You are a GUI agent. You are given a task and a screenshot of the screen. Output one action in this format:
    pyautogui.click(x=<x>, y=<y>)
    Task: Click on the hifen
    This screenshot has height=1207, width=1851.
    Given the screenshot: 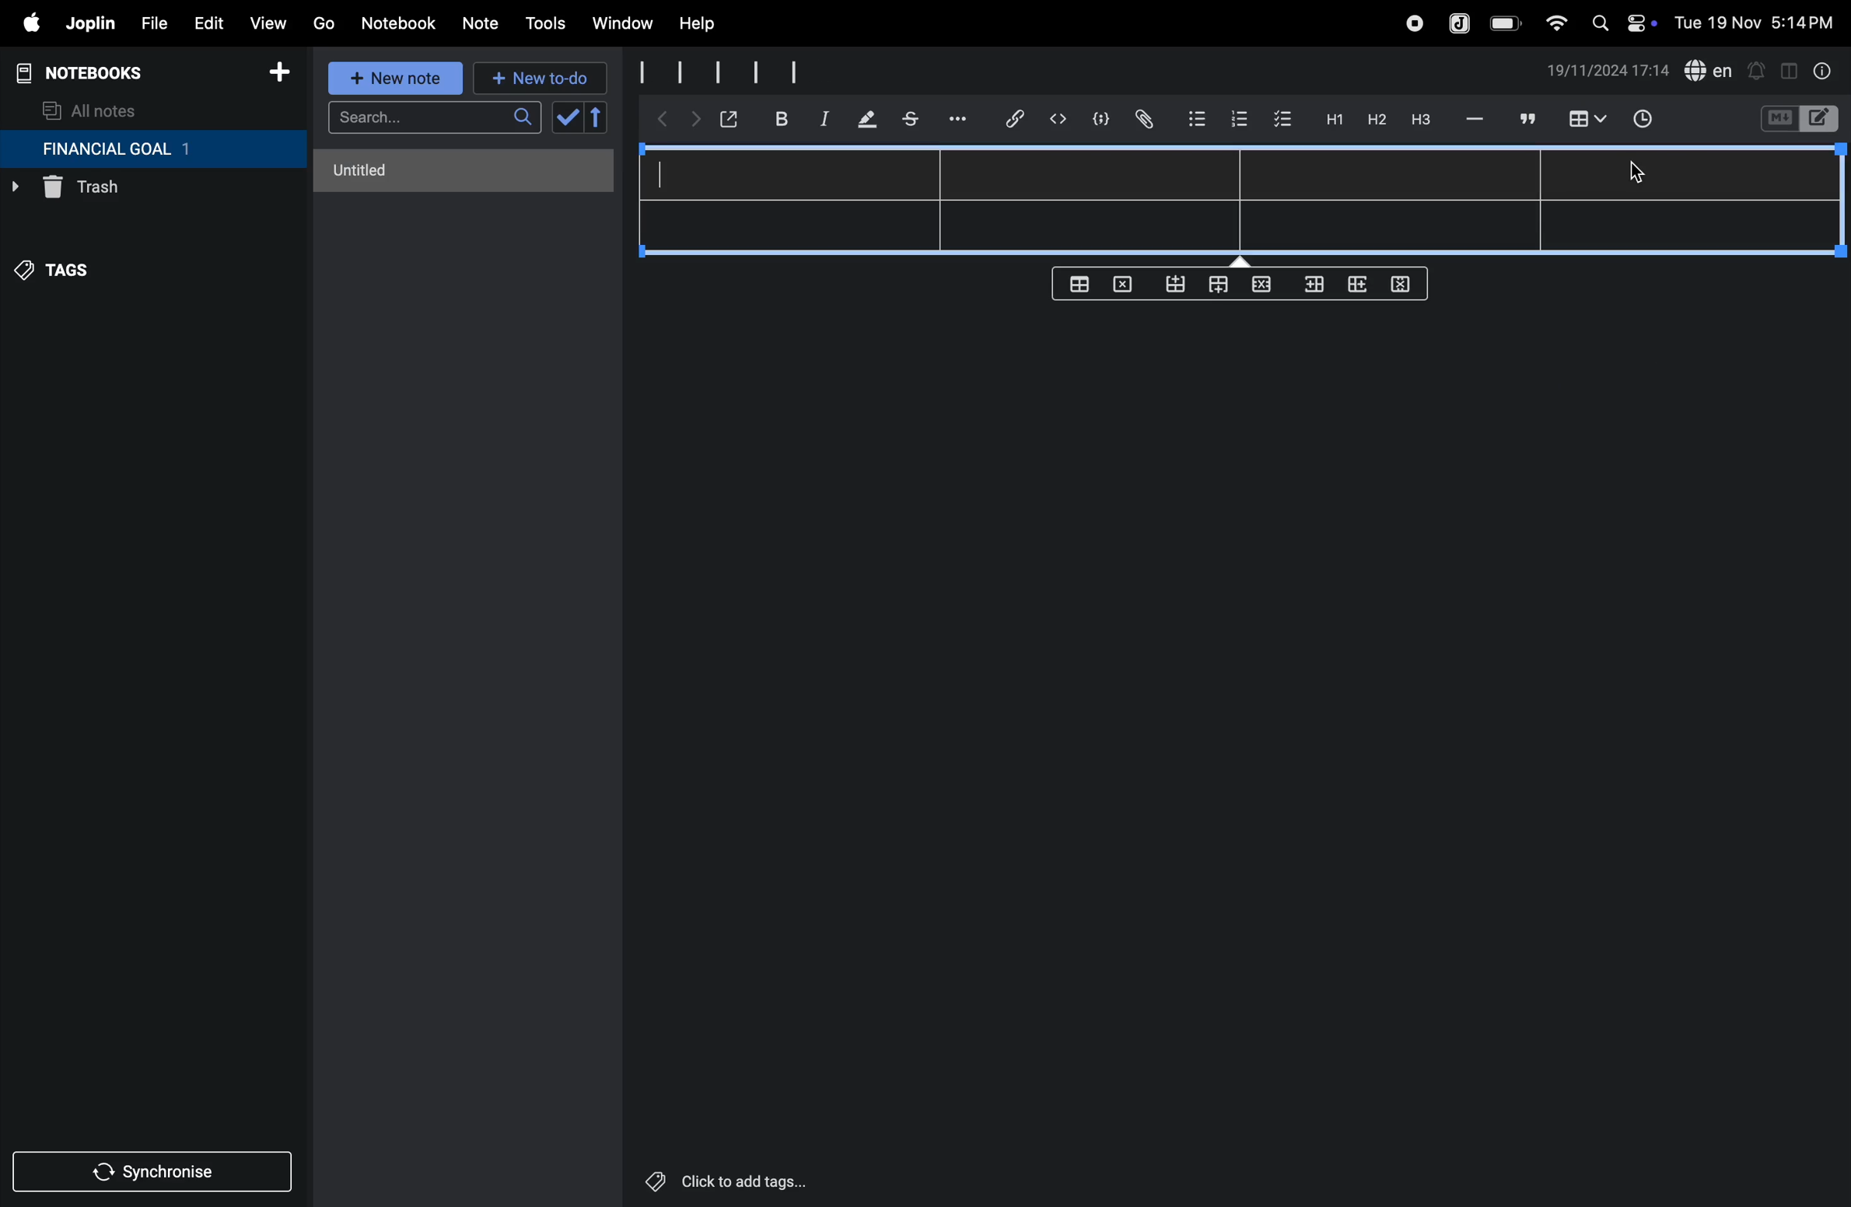 What is the action you would take?
    pyautogui.click(x=1477, y=118)
    